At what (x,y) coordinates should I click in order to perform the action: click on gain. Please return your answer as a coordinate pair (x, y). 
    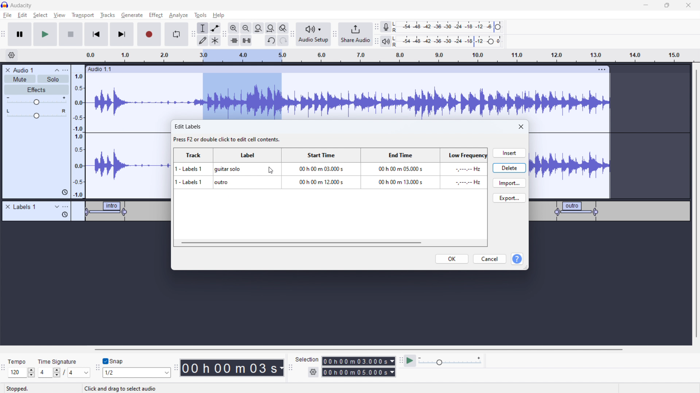
    Looking at the image, I should click on (36, 101).